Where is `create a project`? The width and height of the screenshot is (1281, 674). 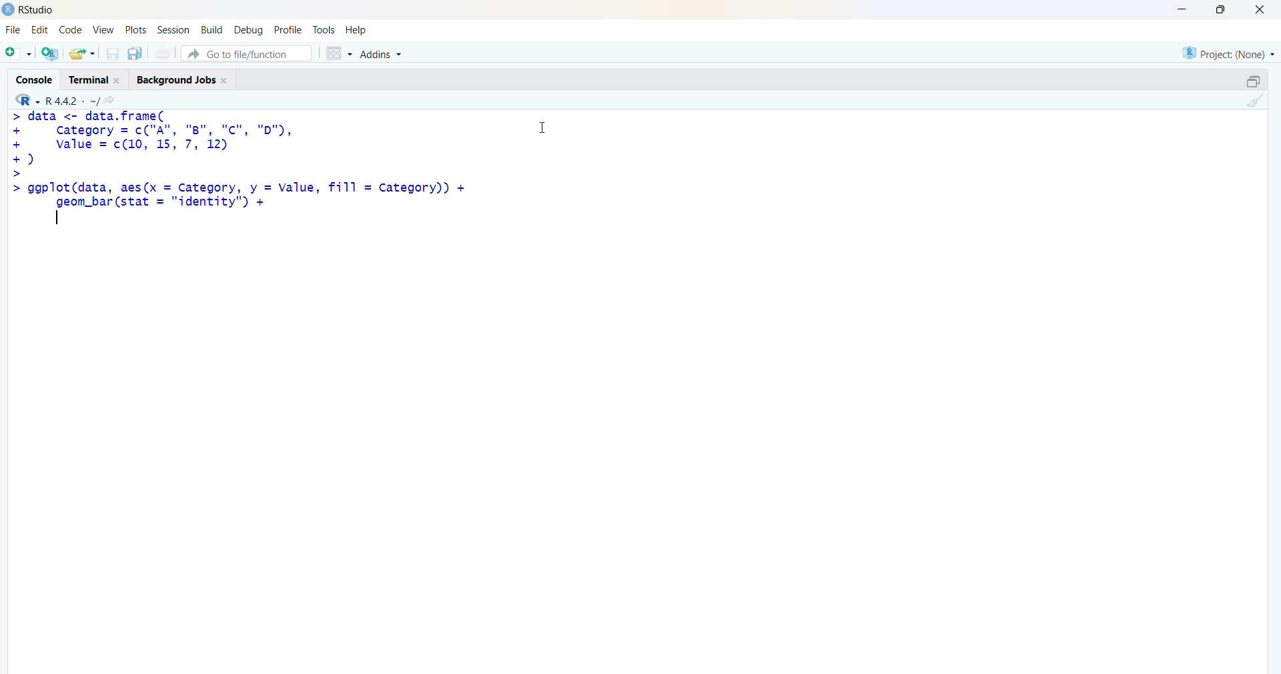 create a project is located at coordinates (49, 53).